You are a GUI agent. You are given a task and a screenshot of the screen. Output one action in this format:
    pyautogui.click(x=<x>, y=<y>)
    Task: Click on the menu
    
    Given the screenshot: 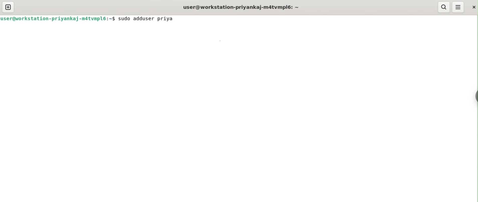 What is the action you would take?
    pyautogui.click(x=458, y=7)
    